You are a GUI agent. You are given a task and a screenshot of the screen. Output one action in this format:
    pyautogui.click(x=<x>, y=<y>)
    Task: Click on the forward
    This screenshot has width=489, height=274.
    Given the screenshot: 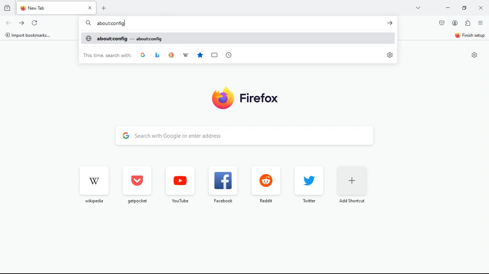 What is the action you would take?
    pyautogui.click(x=22, y=23)
    